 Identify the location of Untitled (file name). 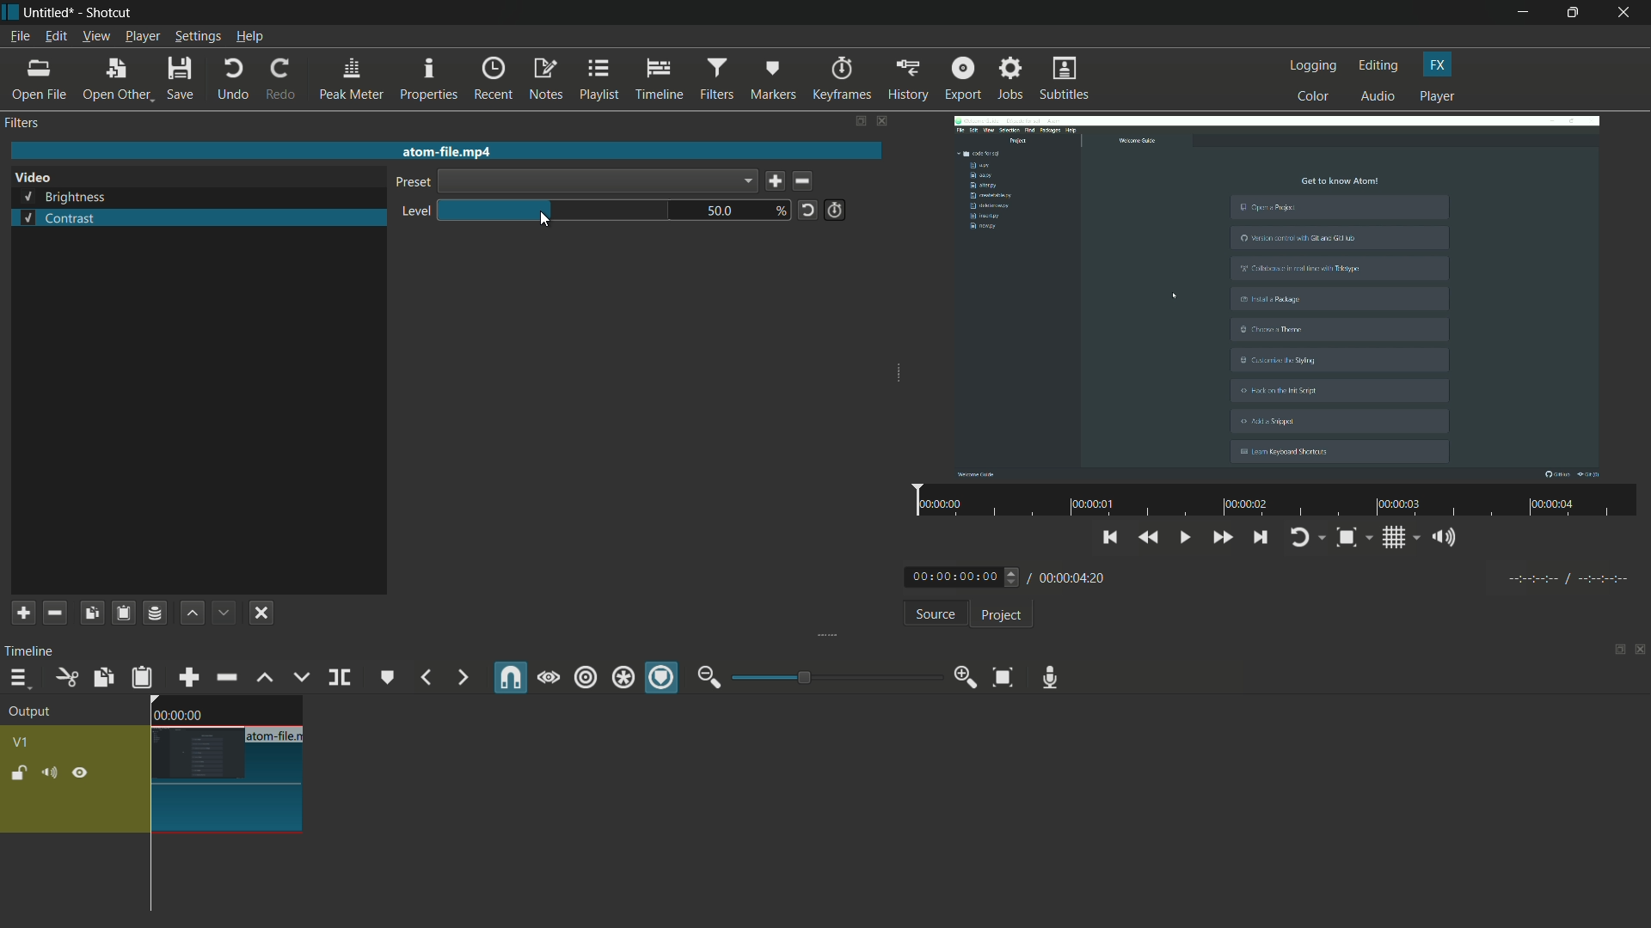
(52, 13).